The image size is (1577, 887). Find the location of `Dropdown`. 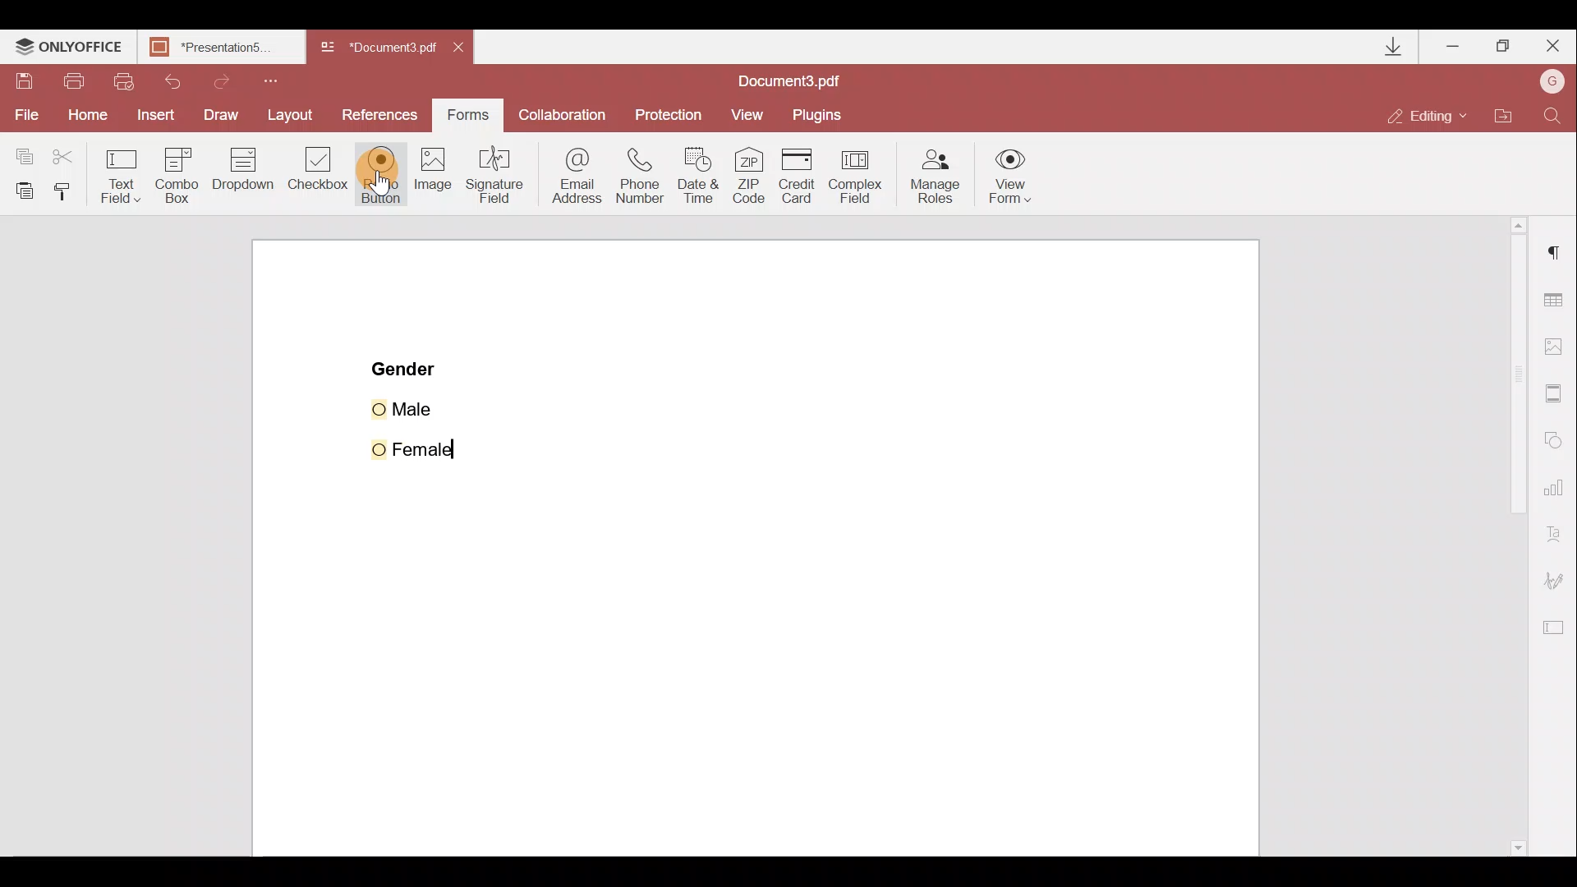

Dropdown is located at coordinates (242, 177).